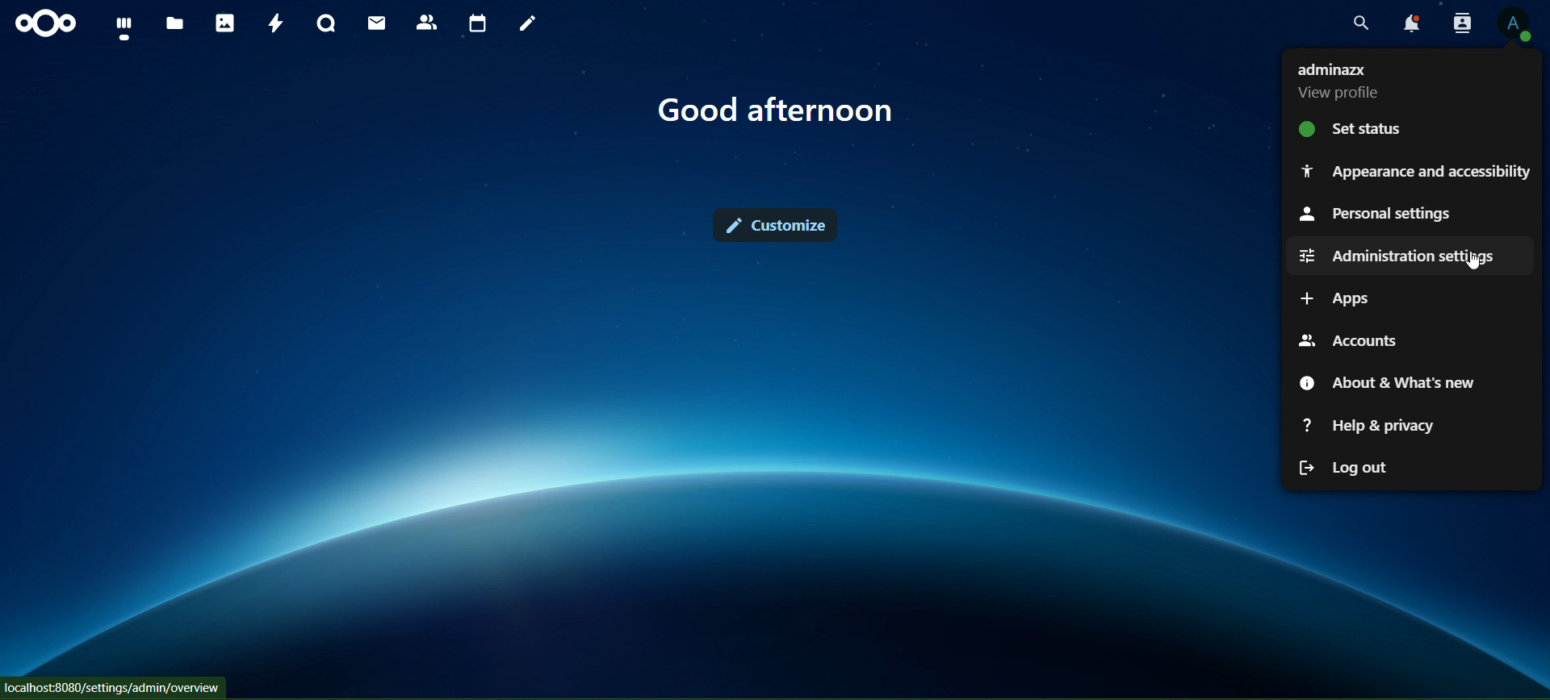 This screenshot has width=1550, height=700. Describe the element at coordinates (273, 23) in the screenshot. I see `activity` at that location.